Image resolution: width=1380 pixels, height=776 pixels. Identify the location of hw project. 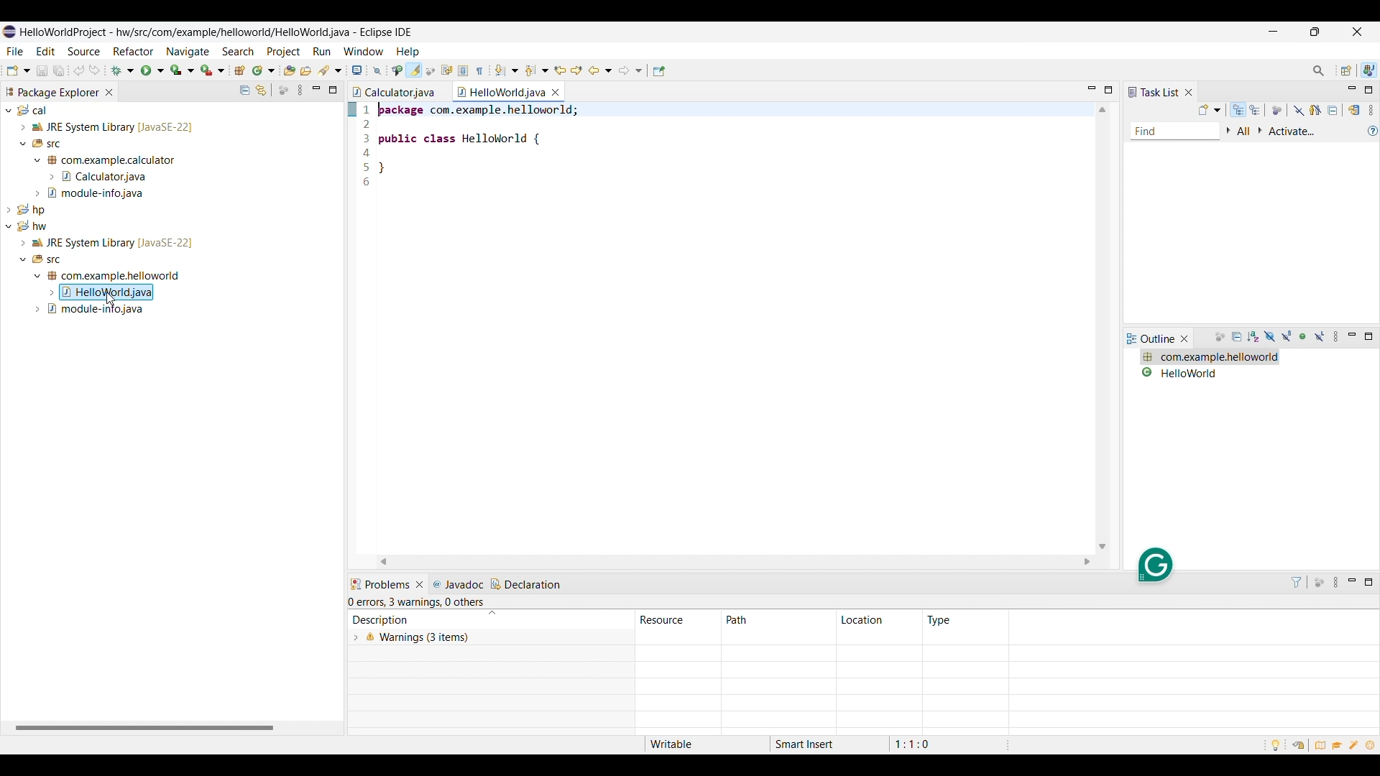
(168, 268).